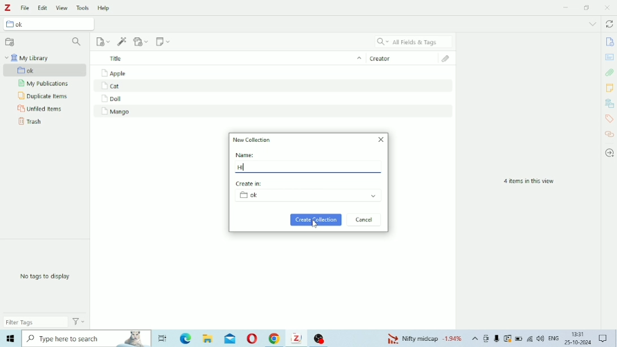 This screenshot has height=347, width=617. What do you see at coordinates (519, 339) in the screenshot?
I see `Battery` at bounding box center [519, 339].